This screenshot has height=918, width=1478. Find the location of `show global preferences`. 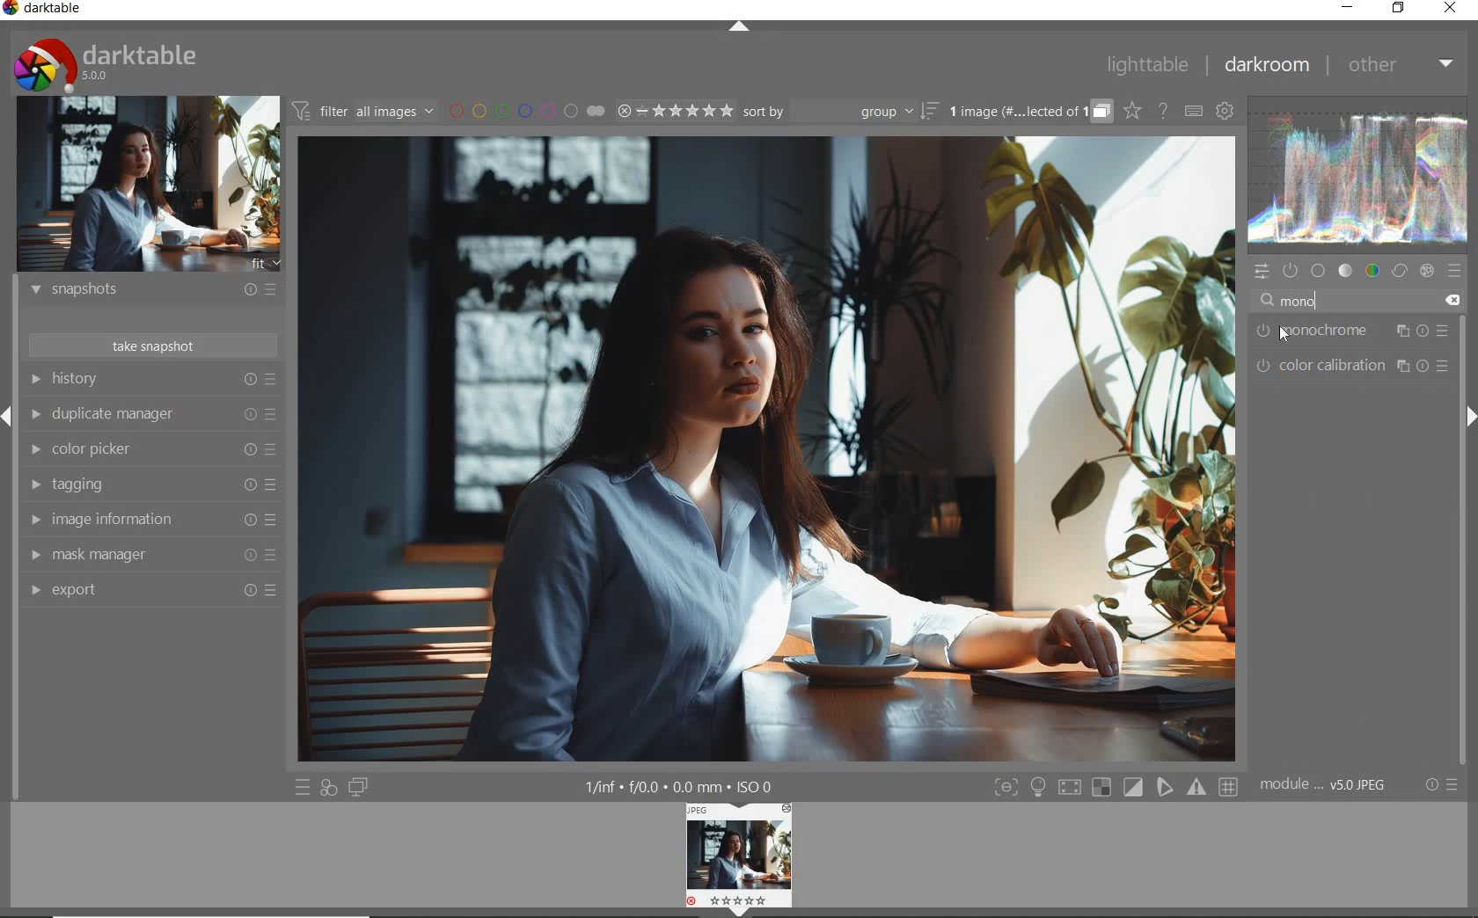

show global preferences is located at coordinates (1226, 112).